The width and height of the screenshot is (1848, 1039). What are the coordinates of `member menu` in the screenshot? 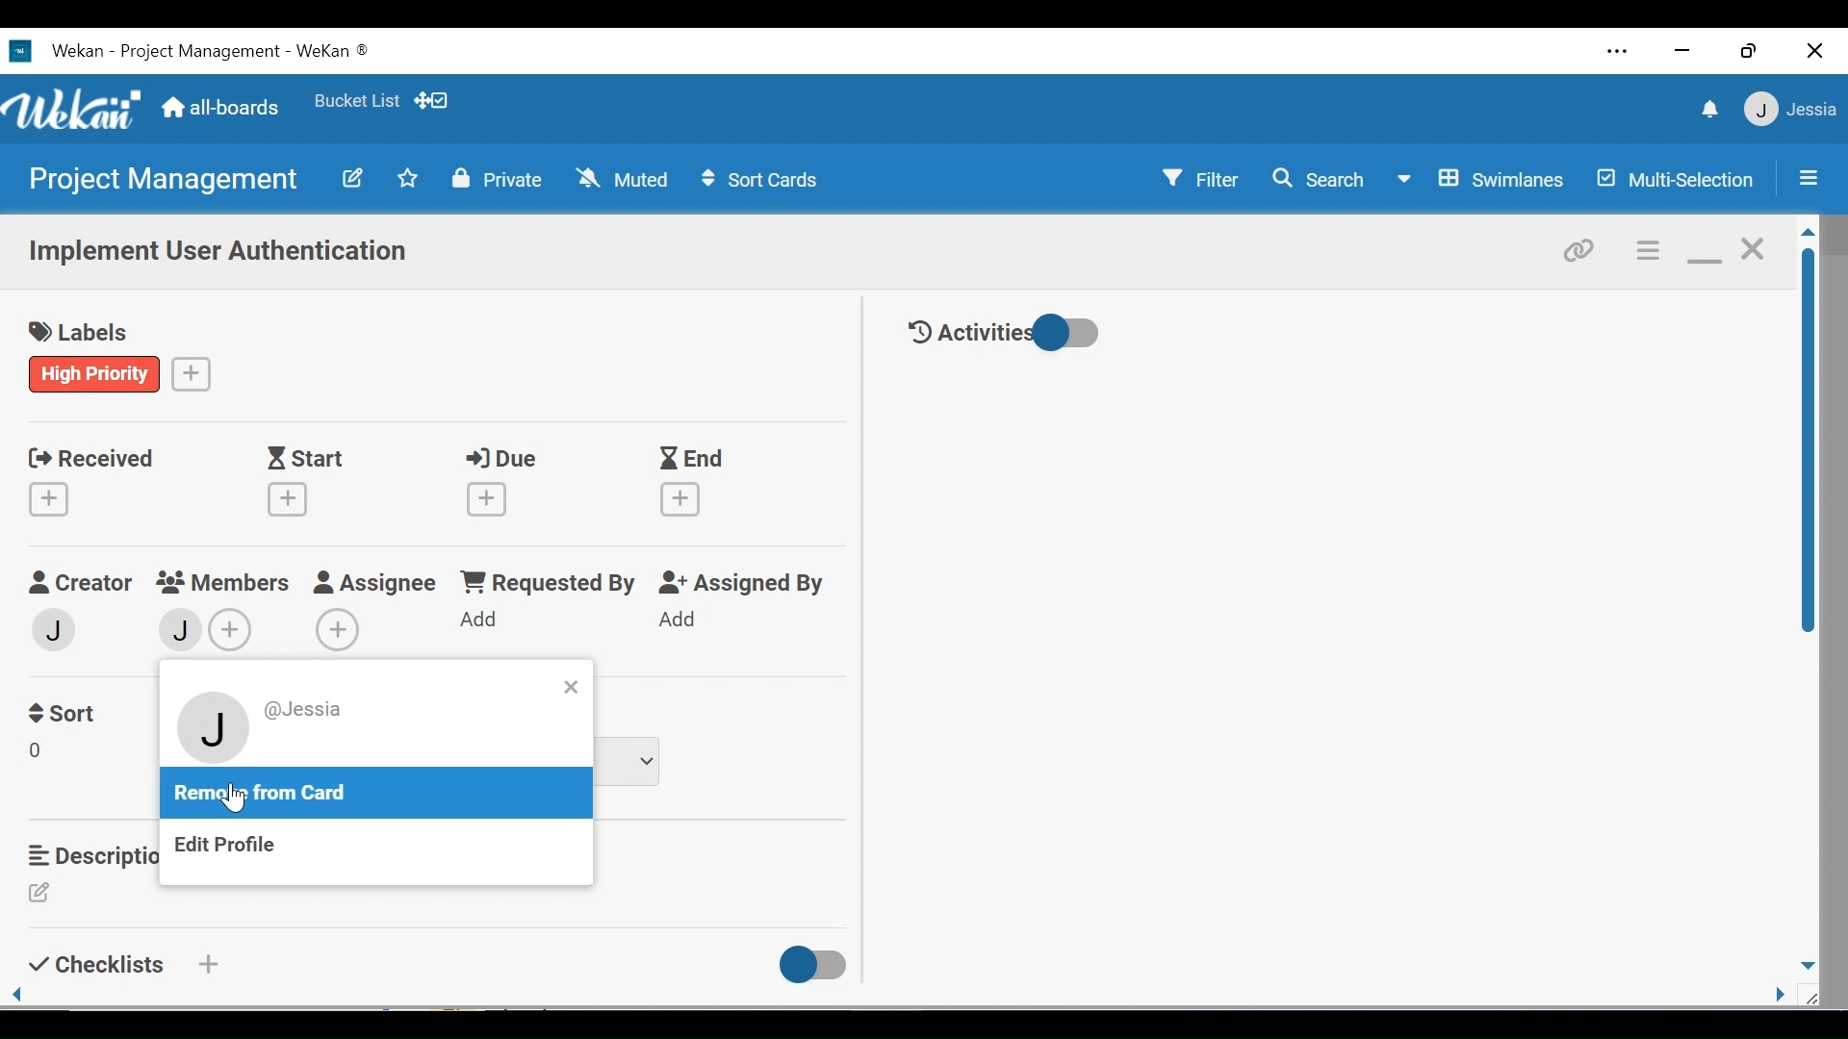 It's located at (1789, 109).